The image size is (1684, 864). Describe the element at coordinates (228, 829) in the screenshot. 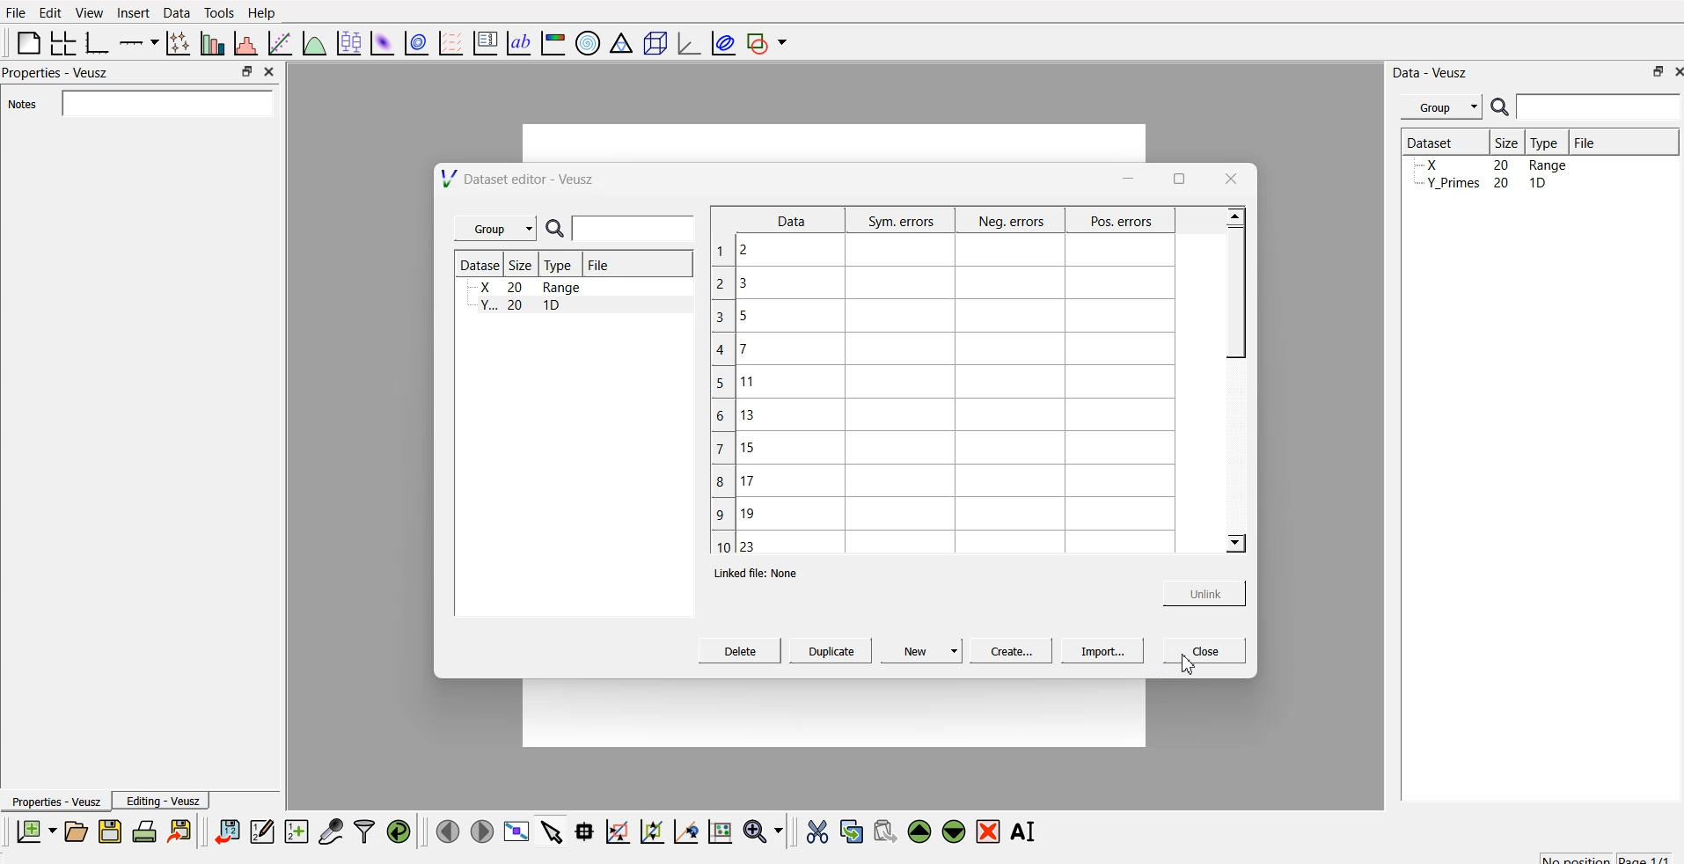

I see `import data` at that location.